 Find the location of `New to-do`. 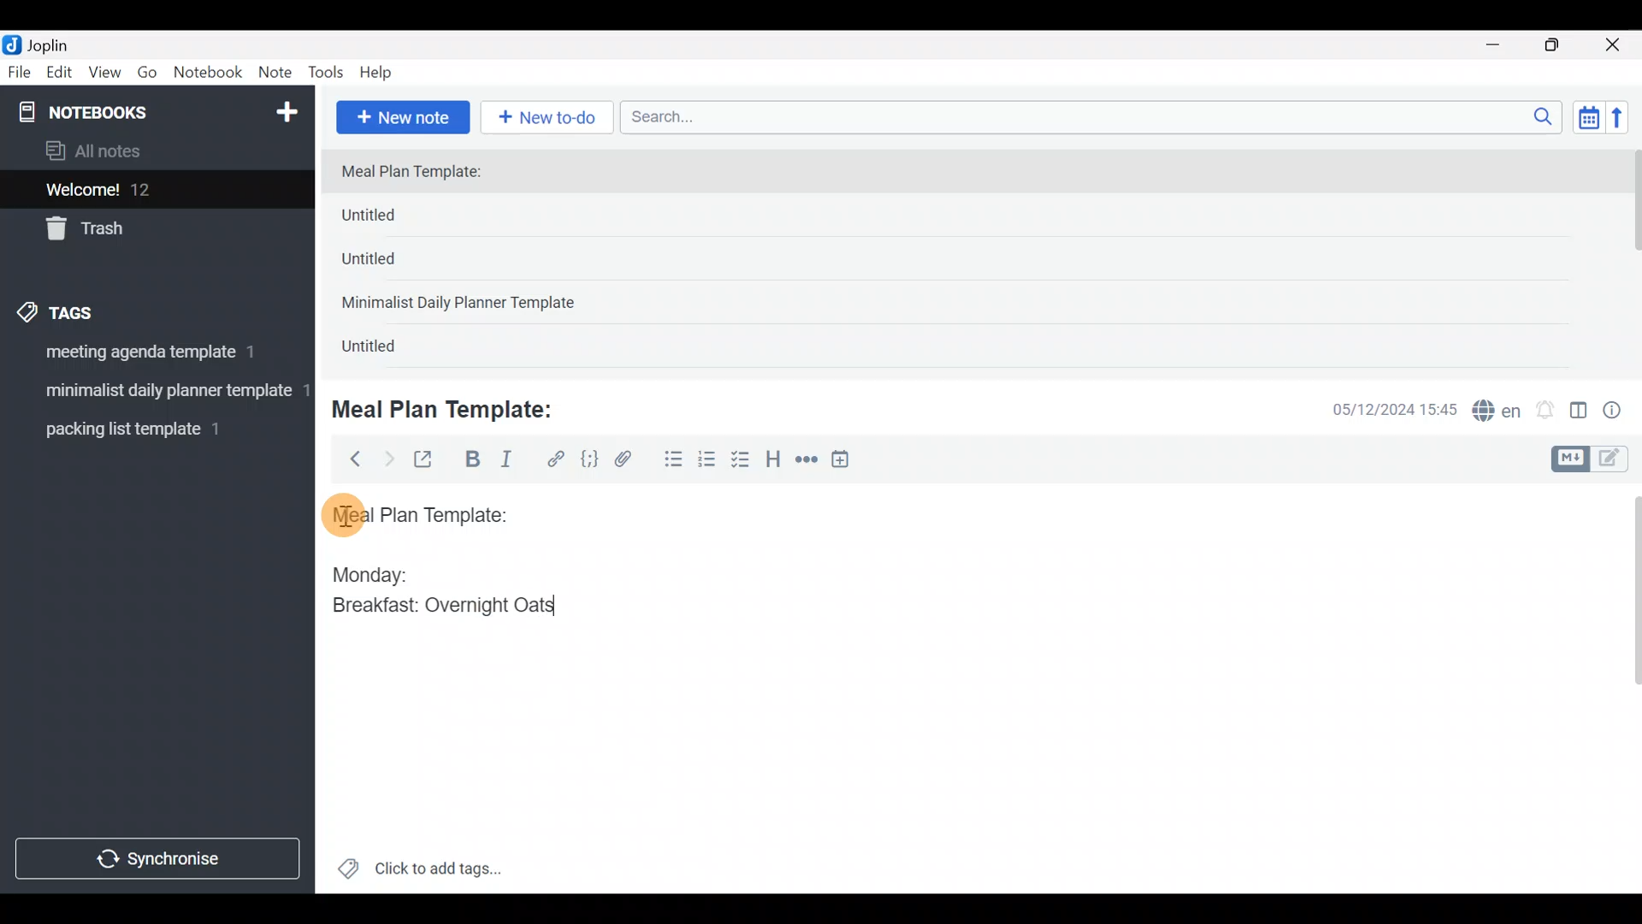

New to-do is located at coordinates (551, 119).